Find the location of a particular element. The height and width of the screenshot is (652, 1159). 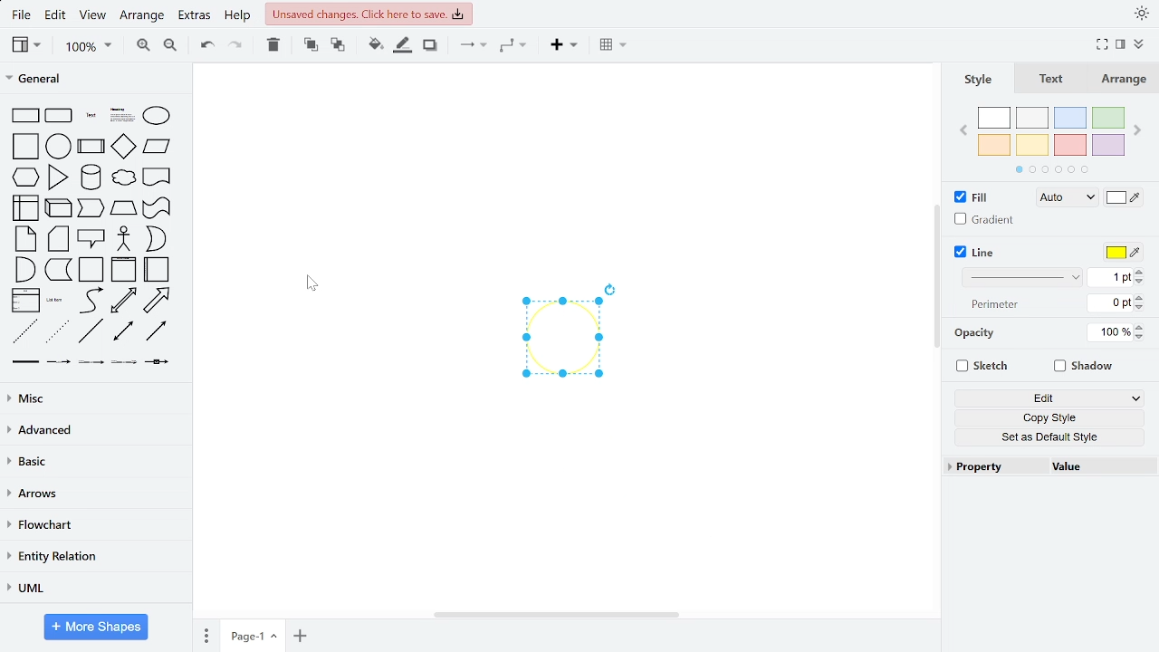

list is located at coordinates (26, 301).